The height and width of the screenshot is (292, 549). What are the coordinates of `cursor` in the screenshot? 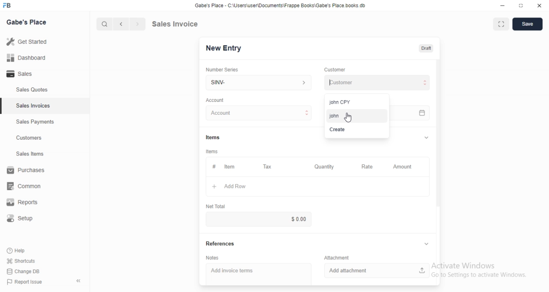 It's located at (100, 24).